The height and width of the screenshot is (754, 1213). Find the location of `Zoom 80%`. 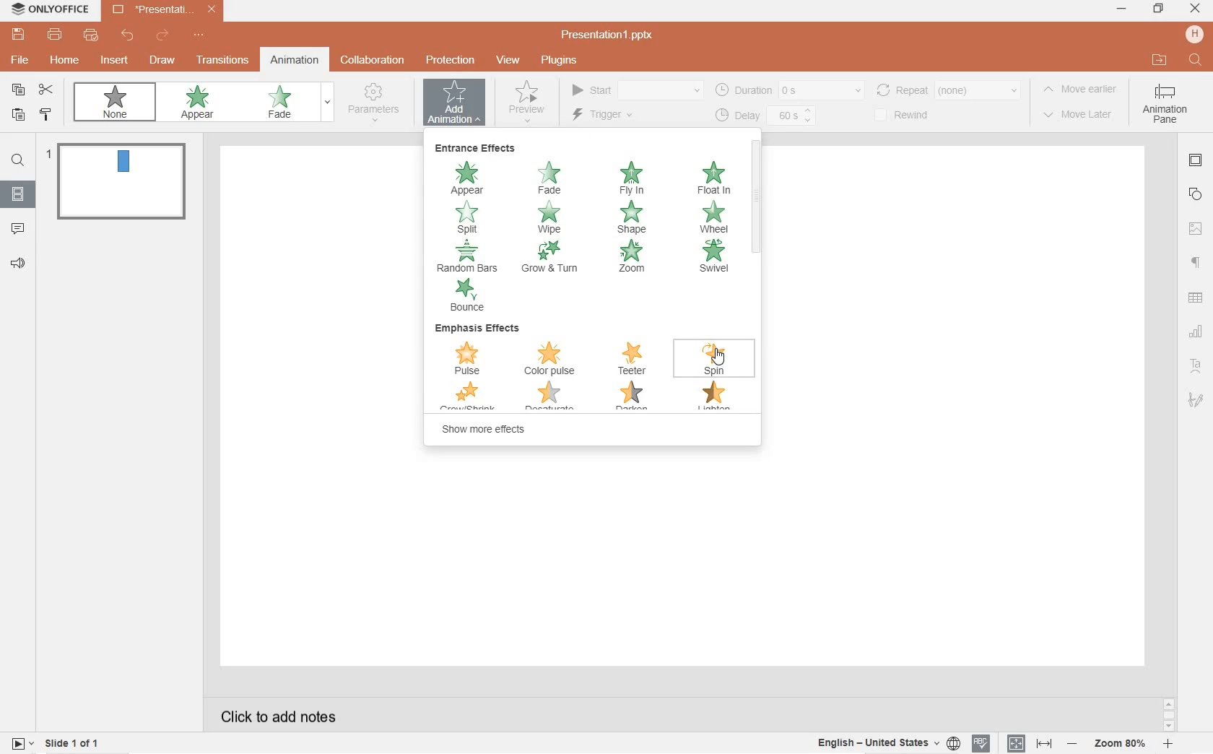

Zoom 80% is located at coordinates (1121, 745).